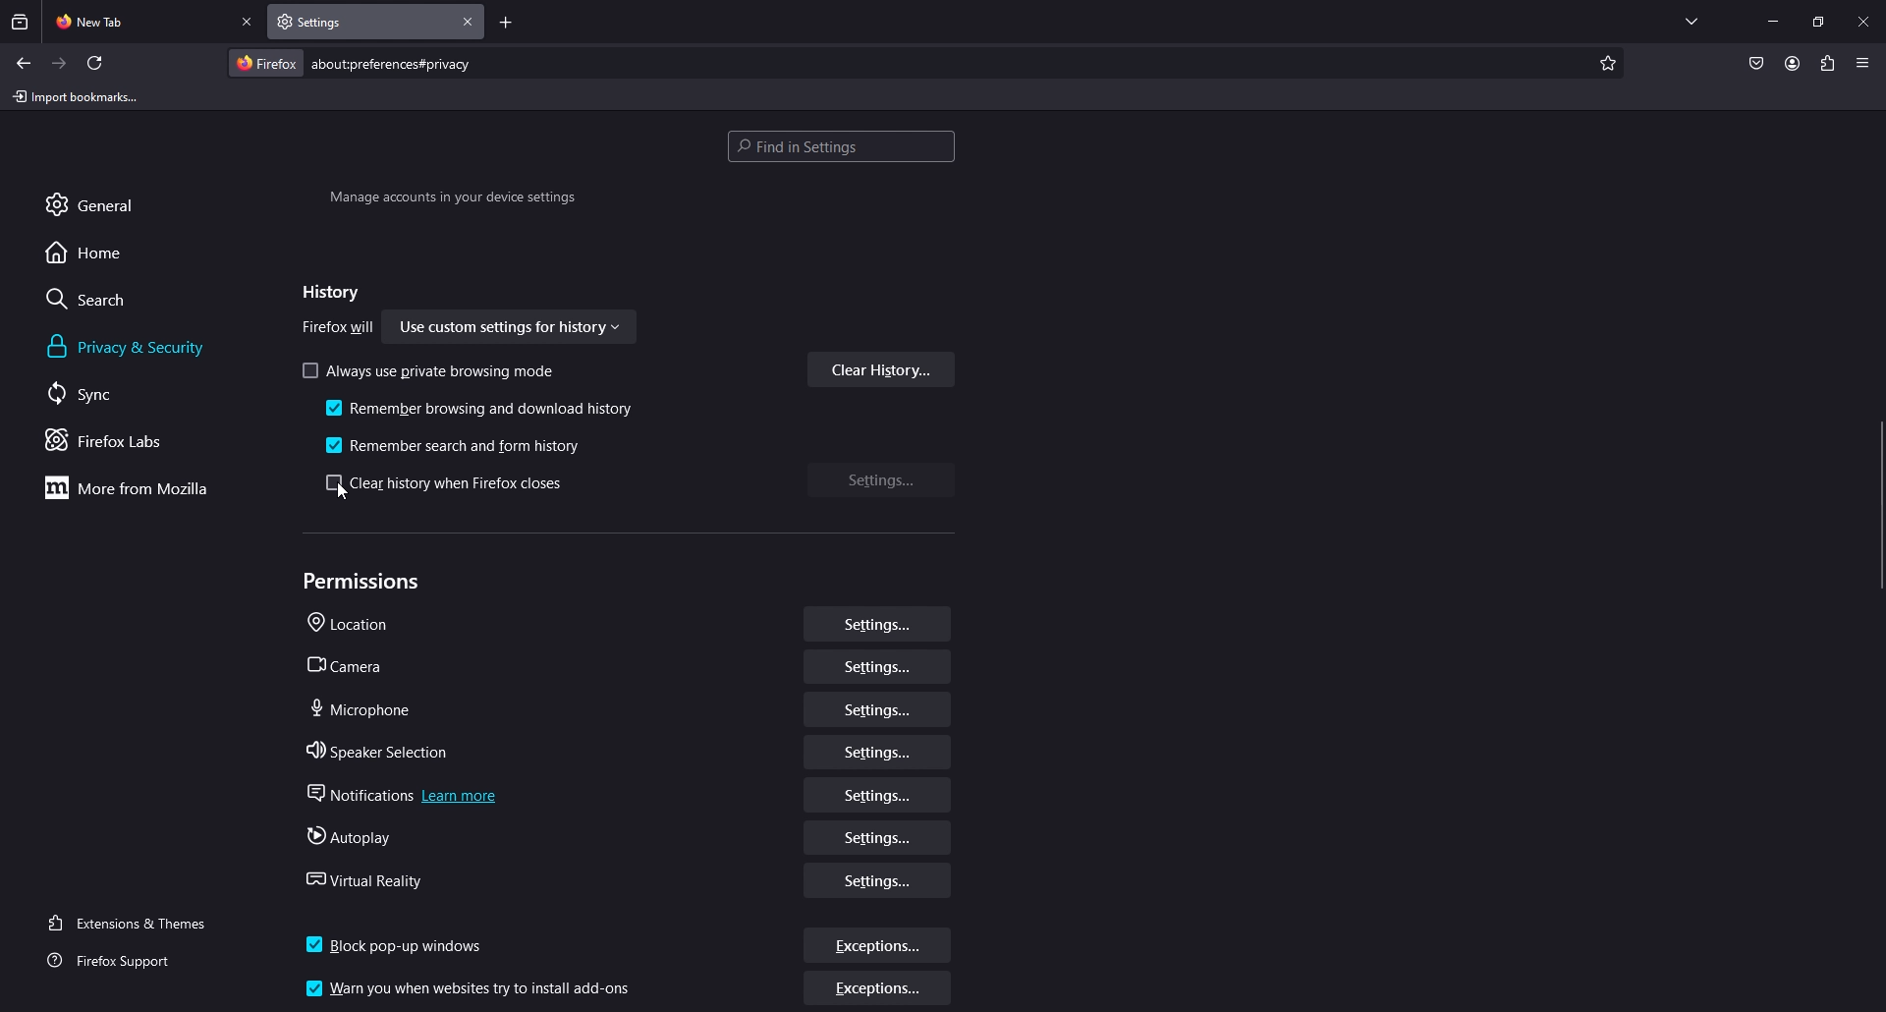 This screenshot has height=1012, width=1886. Describe the element at coordinates (506, 25) in the screenshot. I see `add tab` at that location.